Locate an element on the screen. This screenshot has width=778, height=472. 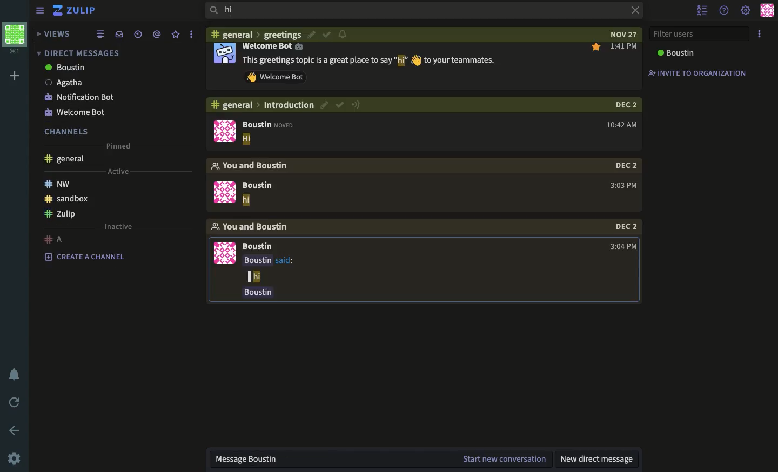
DEC2 is located at coordinates (625, 226).